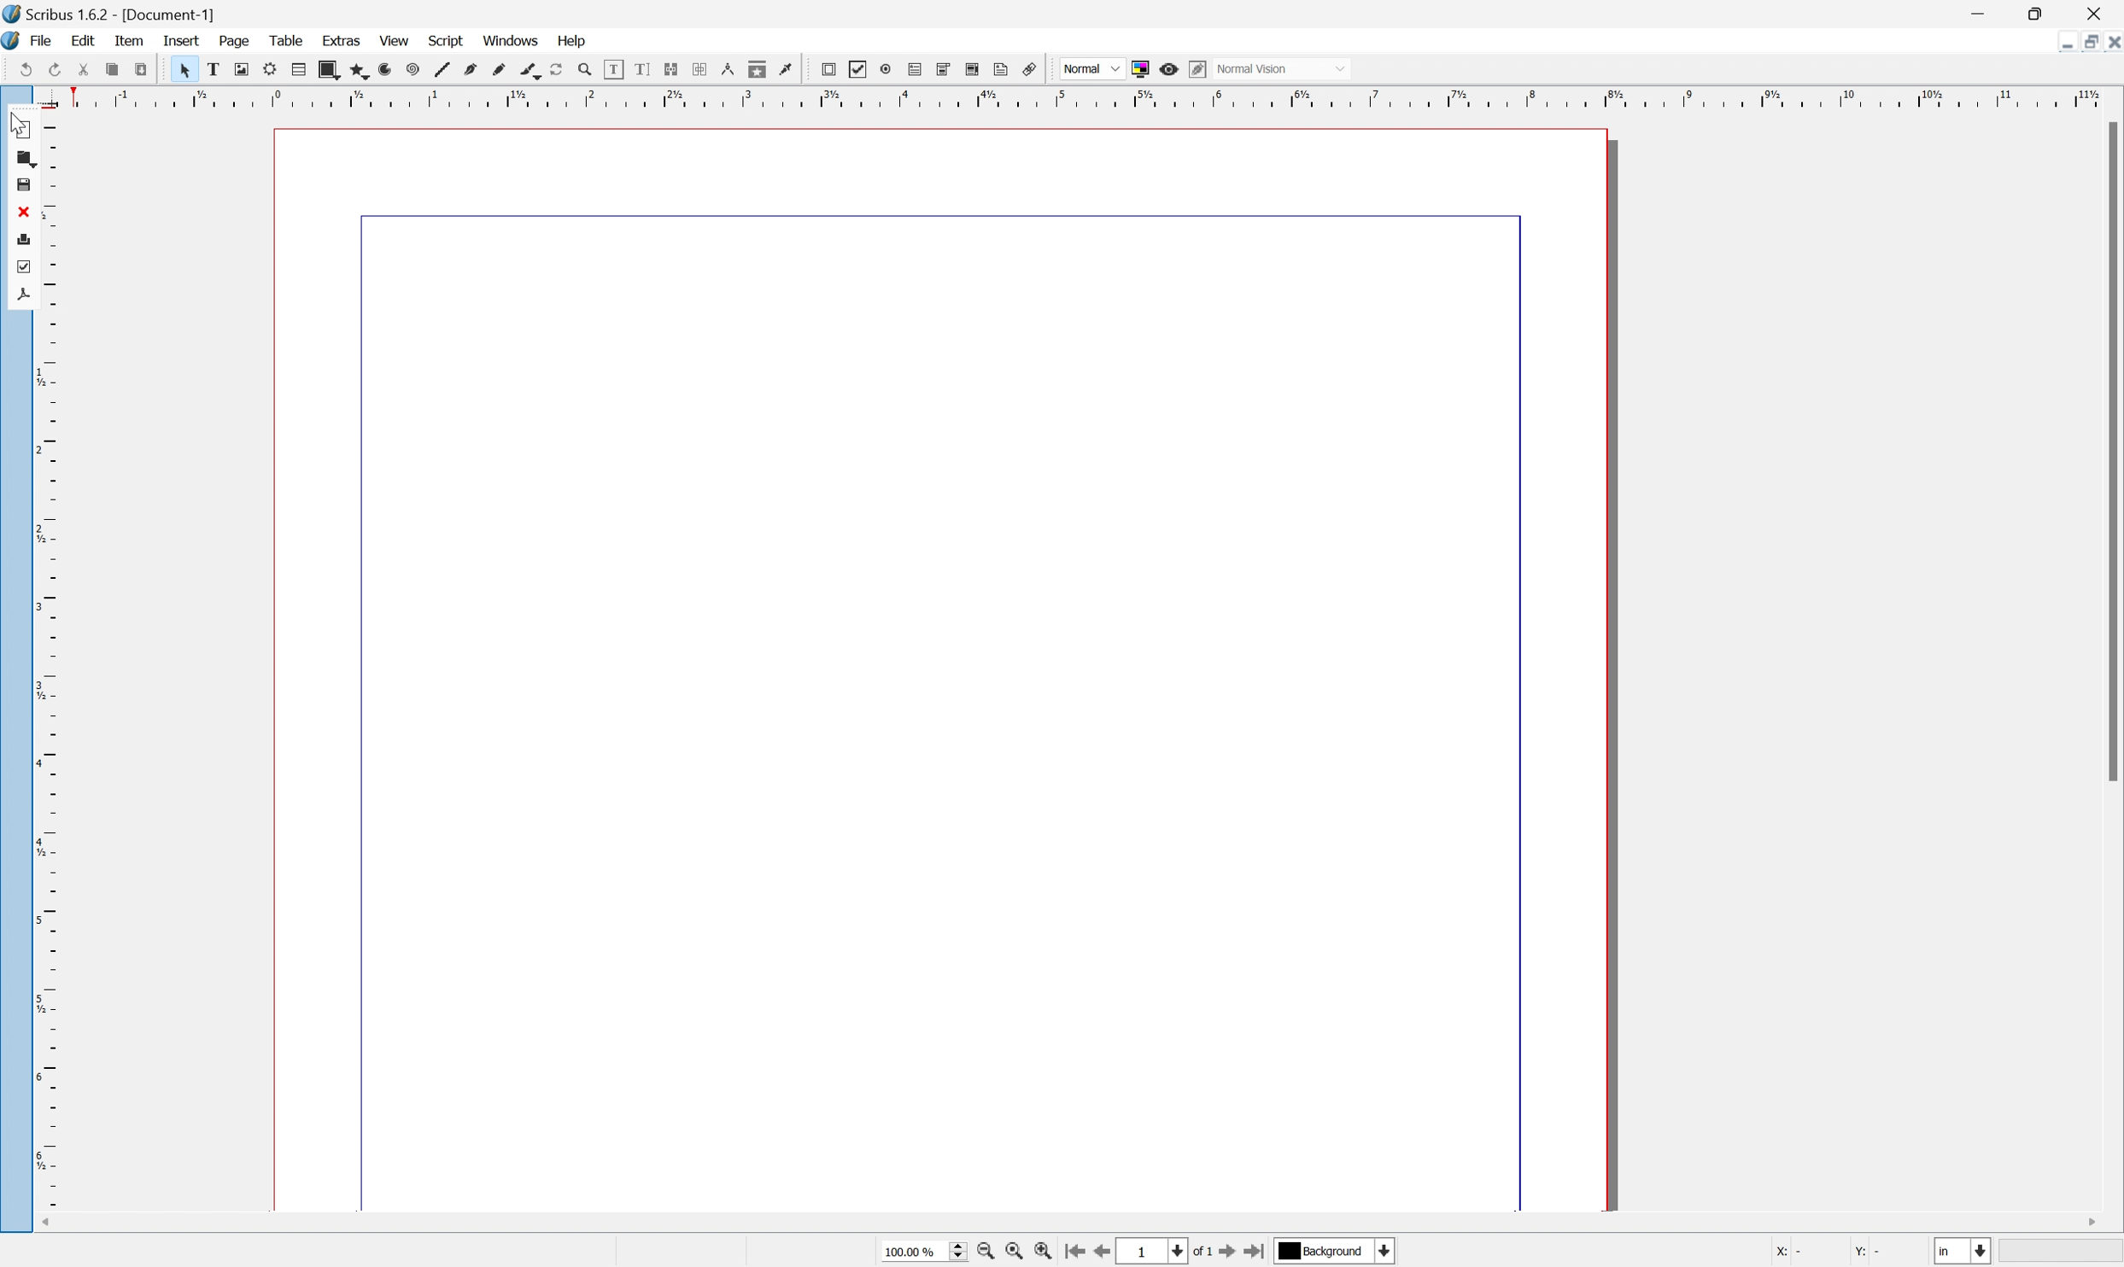  I want to click on script, so click(448, 43).